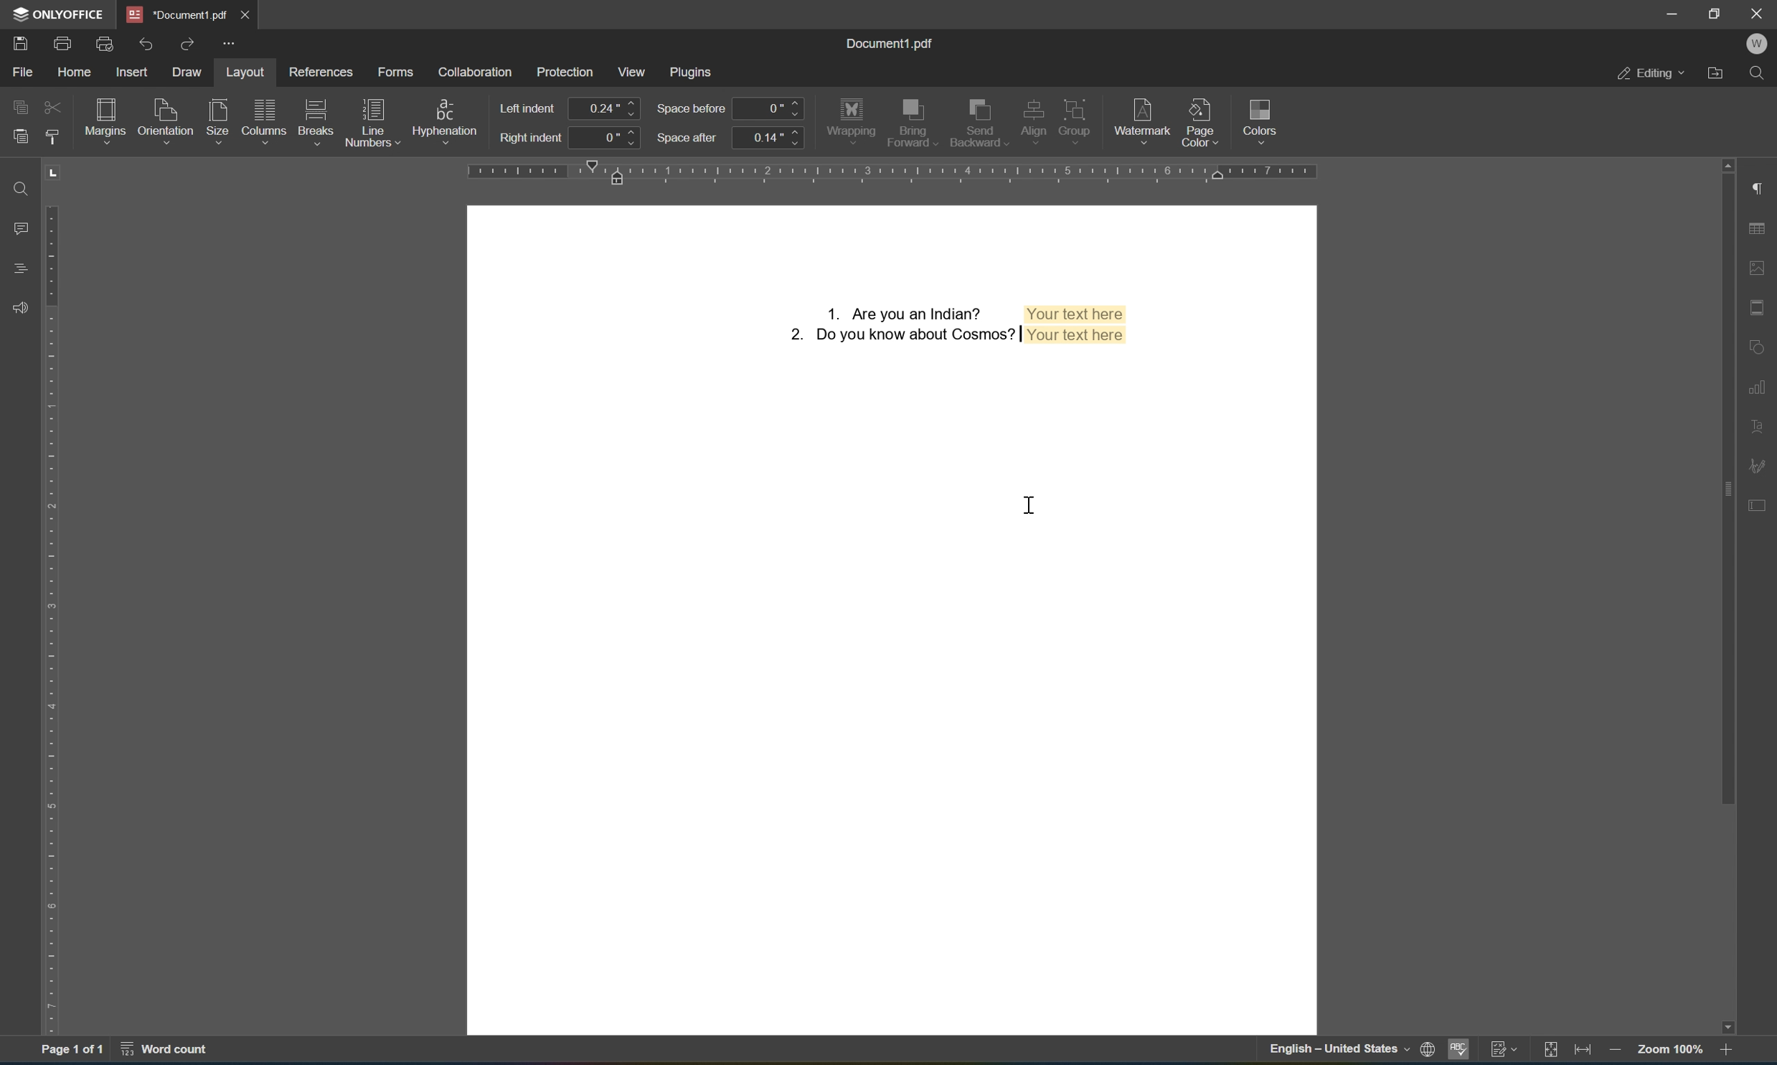  Describe the element at coordinates (1349, 1051) in the screenshot. I see `English- United States` at that location.